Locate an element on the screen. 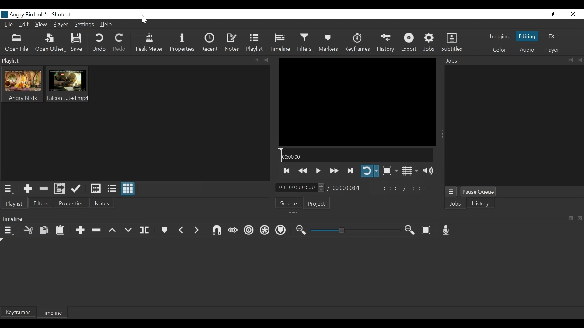 This screenshot has width=584, height=328.  is located at coordinates (328, 43).